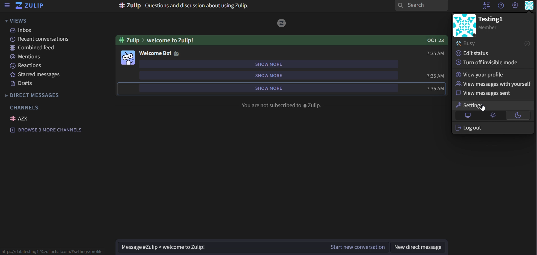 This screenshot has height=255, width=537. What do you see at coordinates (353, 247) in the screenshot?
I see `start new conversation` at bounding box center [353, 247].